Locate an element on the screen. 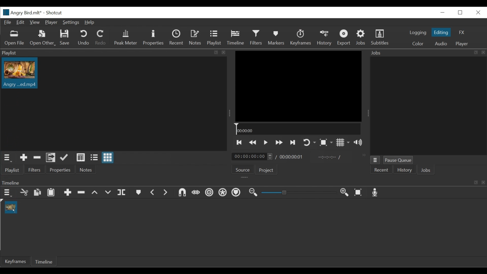 The image size is (487, 274). Play forward quickly is located at coordinates (280, 143).